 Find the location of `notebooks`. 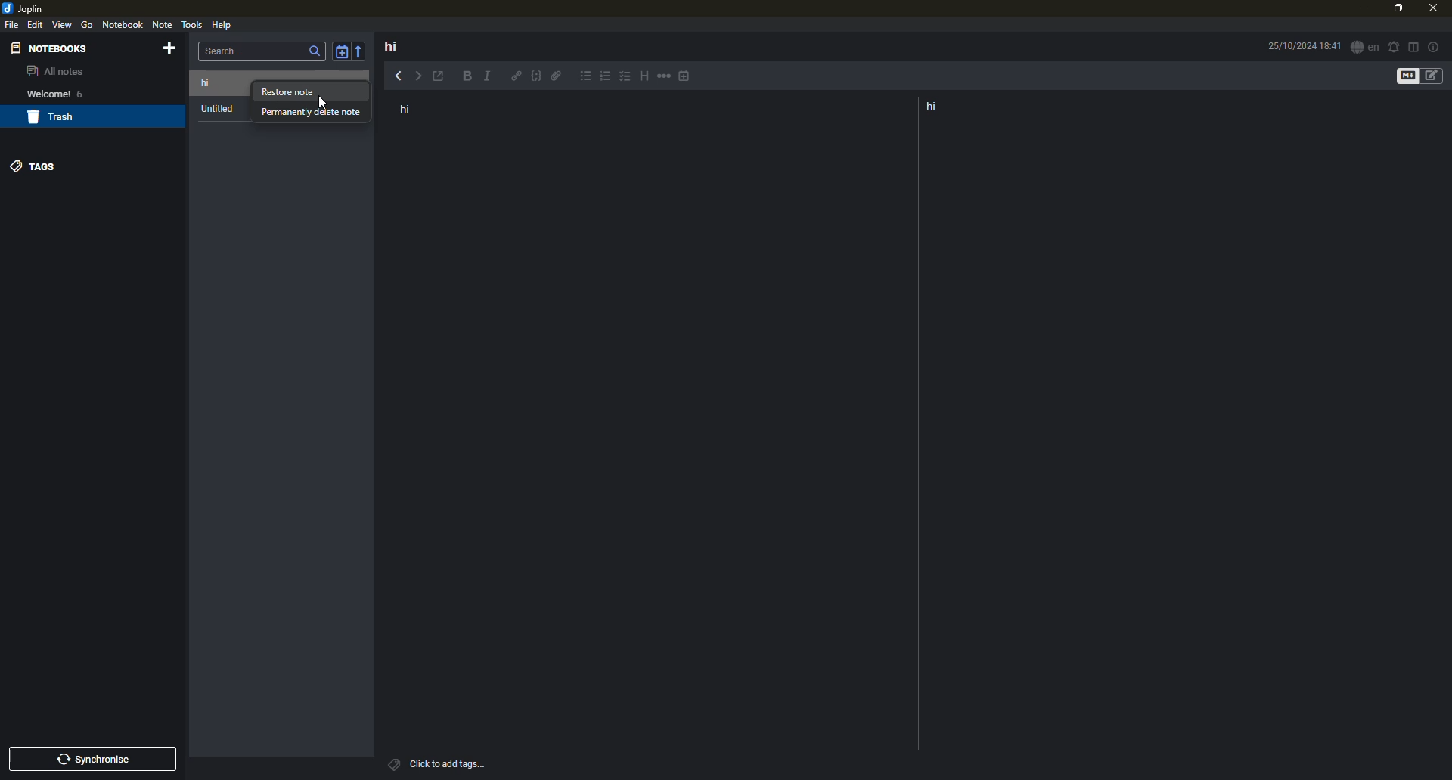

notebooks is located at coordinates (52, 48).